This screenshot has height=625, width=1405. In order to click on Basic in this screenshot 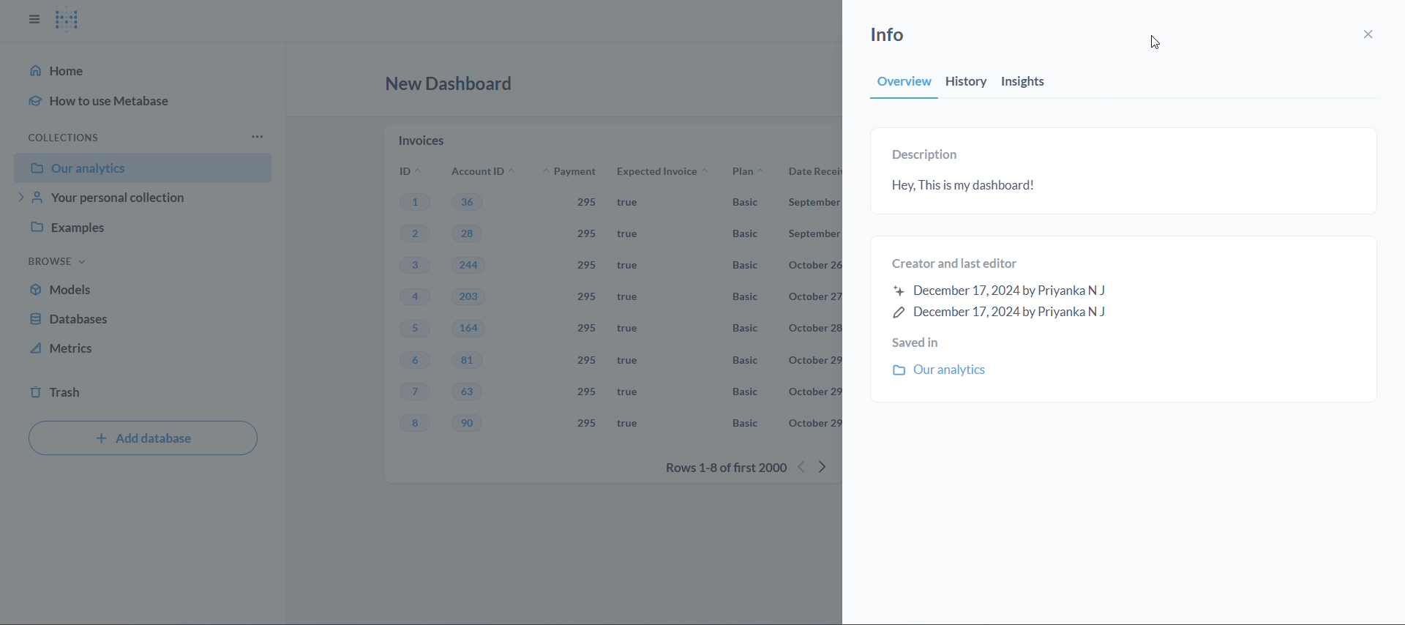, I will do `click(749, 328)`.